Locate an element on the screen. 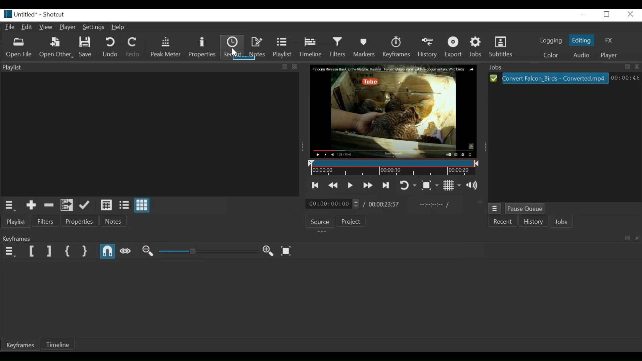  Filters is located at coordinates (338, 47).